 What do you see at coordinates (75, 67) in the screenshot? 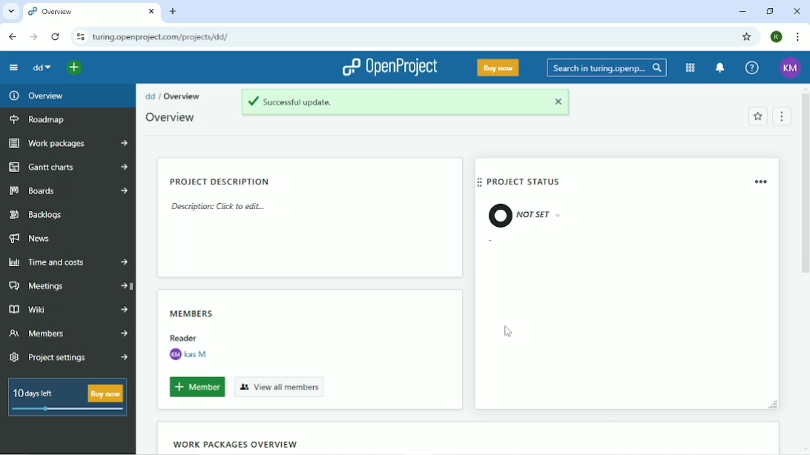
I see `Open quick add menu` at bounding box center [75, 67].